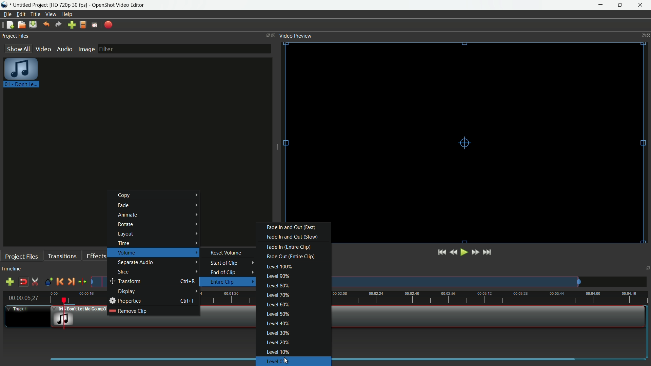  What do you see at coordinates (10, 25) in the screenshot?
I see `new file` at bounding box center [10, 25].